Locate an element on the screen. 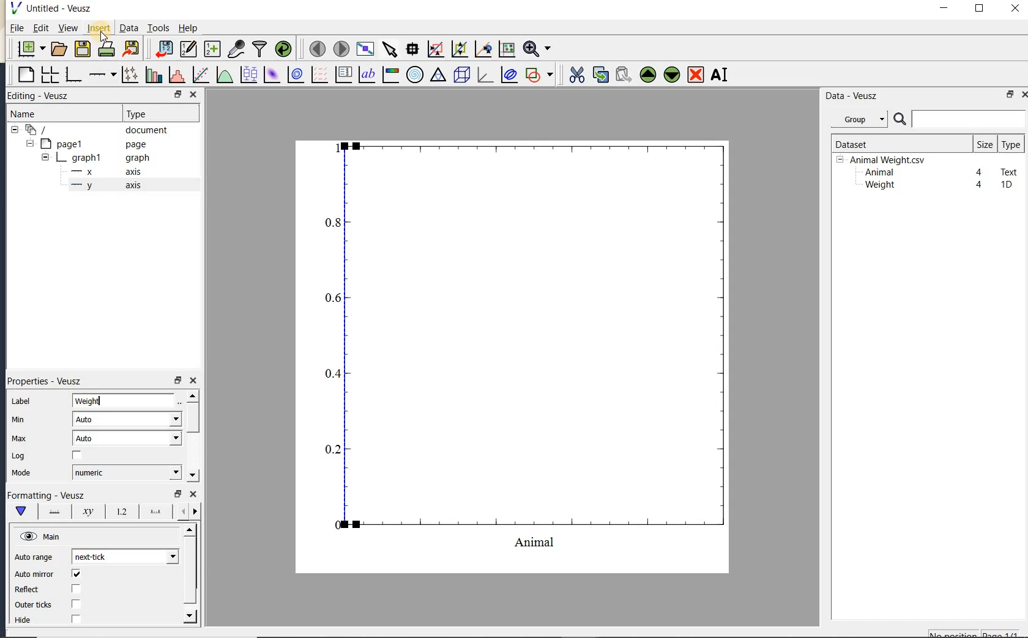 Image resolution: width=1028 pixels, height=638 pixels. check/uncheck is located at coordinates (75, 590).